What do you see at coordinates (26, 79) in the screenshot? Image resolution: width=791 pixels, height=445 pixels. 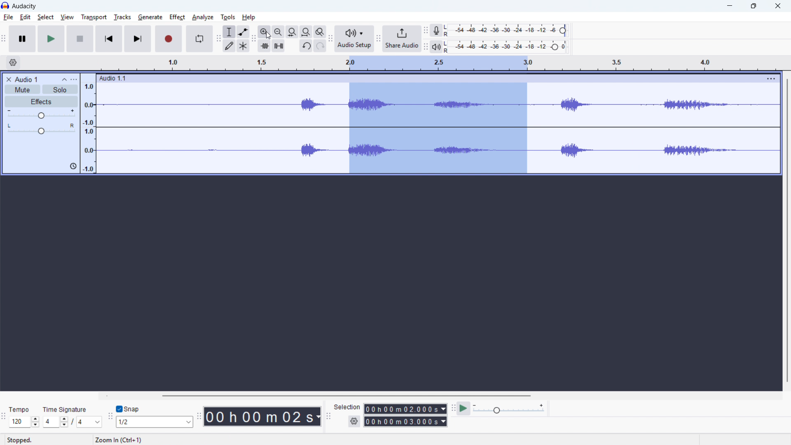 I see `Audio 1` at bounding box center [26, 79].